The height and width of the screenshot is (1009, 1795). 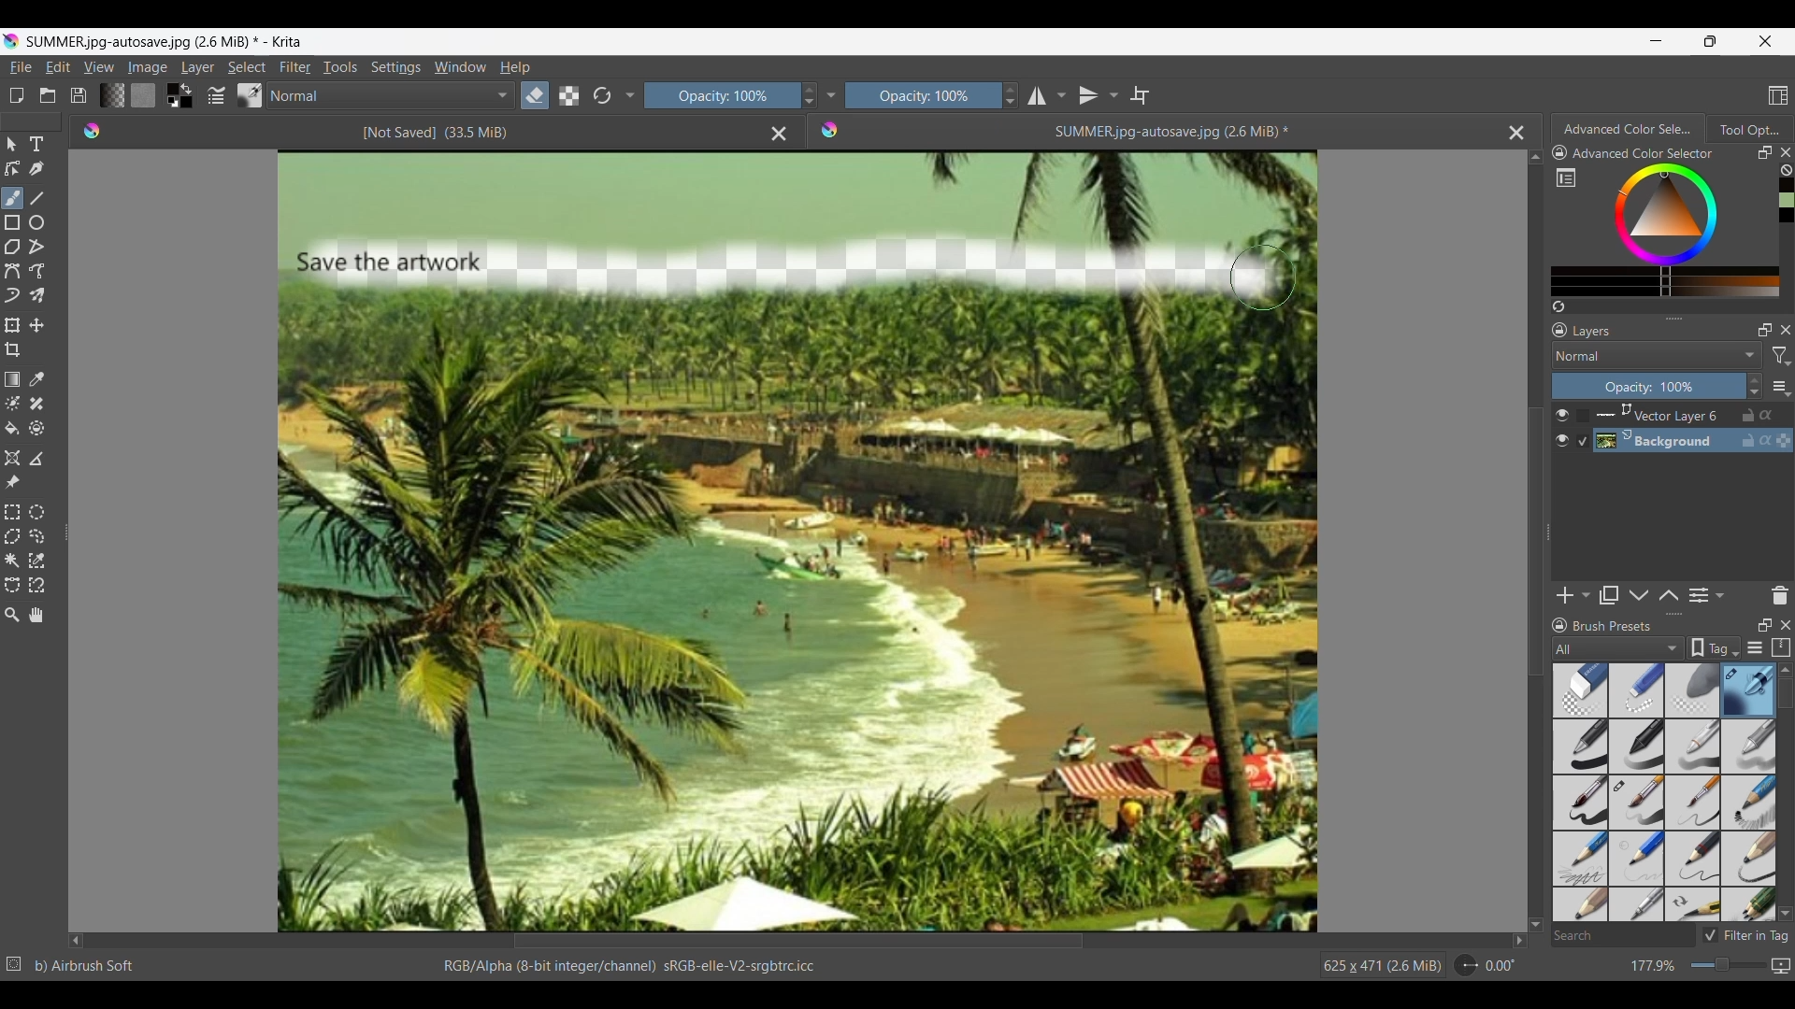 I want to click on 177.9%, so click(x=1655, y=966).